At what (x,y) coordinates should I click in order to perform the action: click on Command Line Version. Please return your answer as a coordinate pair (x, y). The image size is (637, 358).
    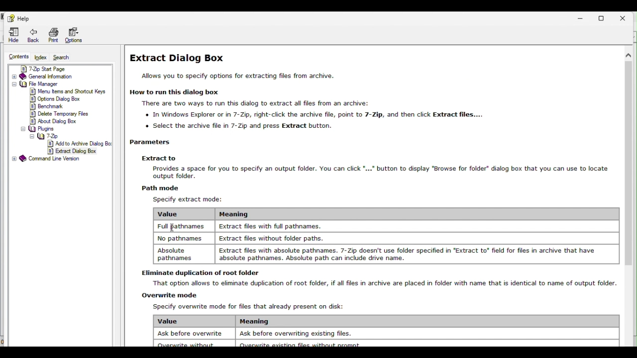
    Looking at the image, I should click on (57, 159).